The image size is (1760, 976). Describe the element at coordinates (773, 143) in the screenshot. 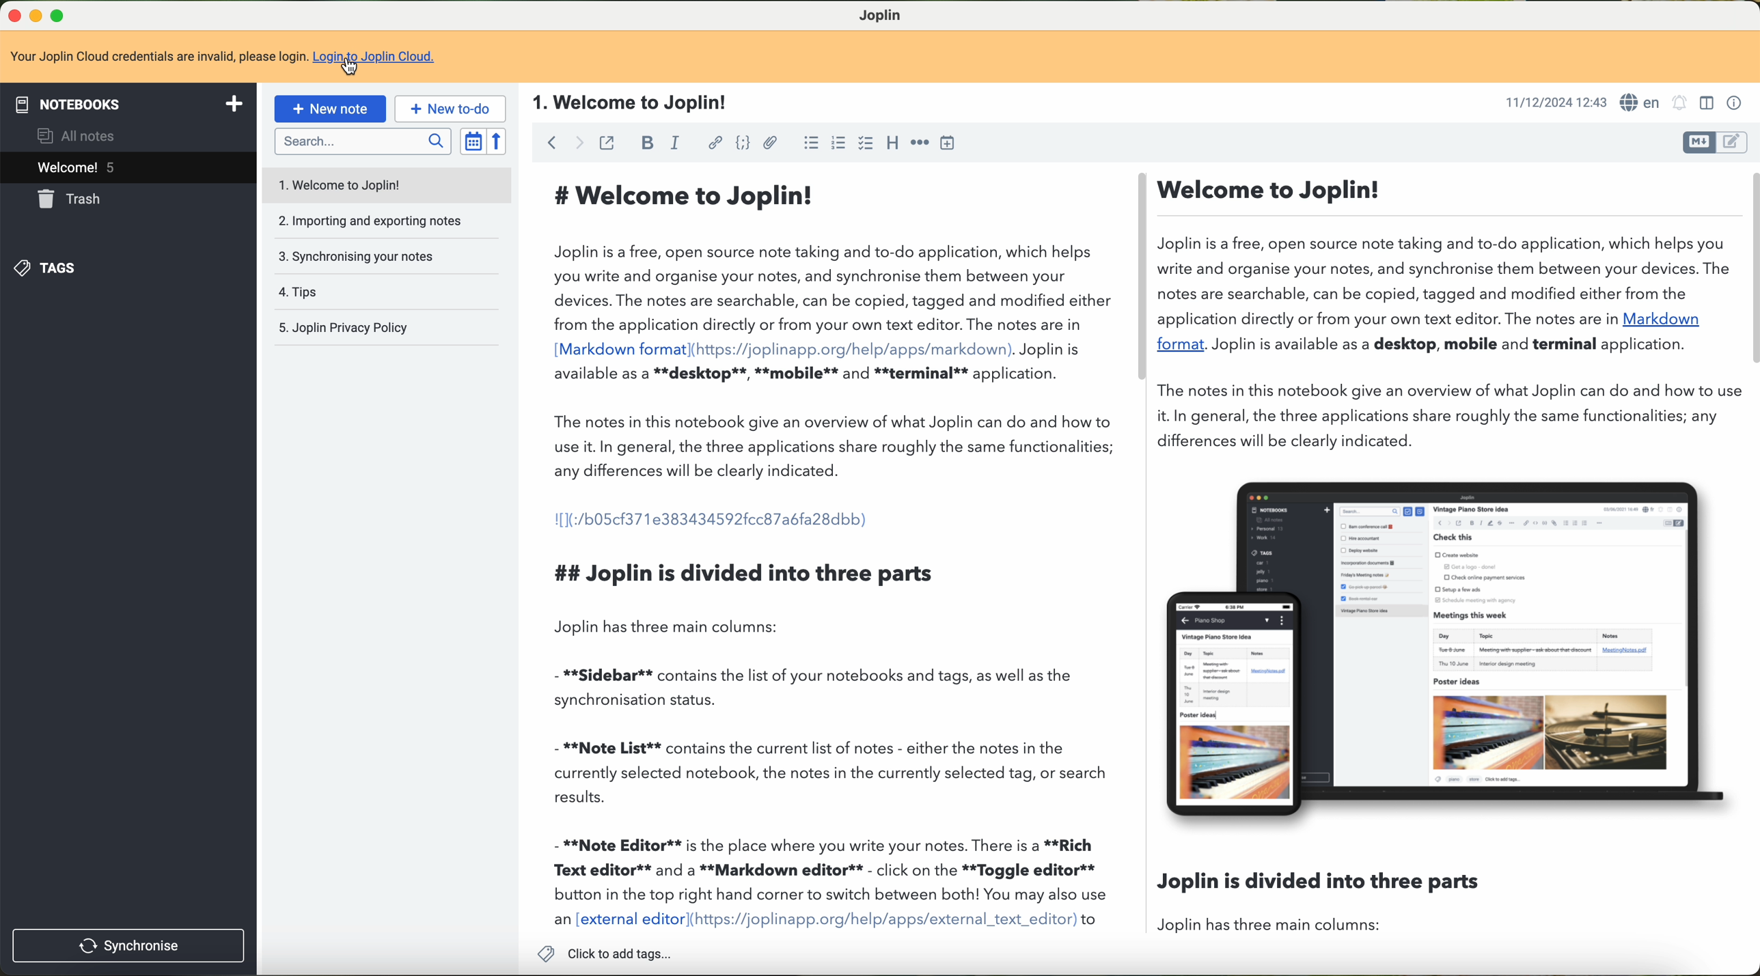

I see `attach file` at that location.